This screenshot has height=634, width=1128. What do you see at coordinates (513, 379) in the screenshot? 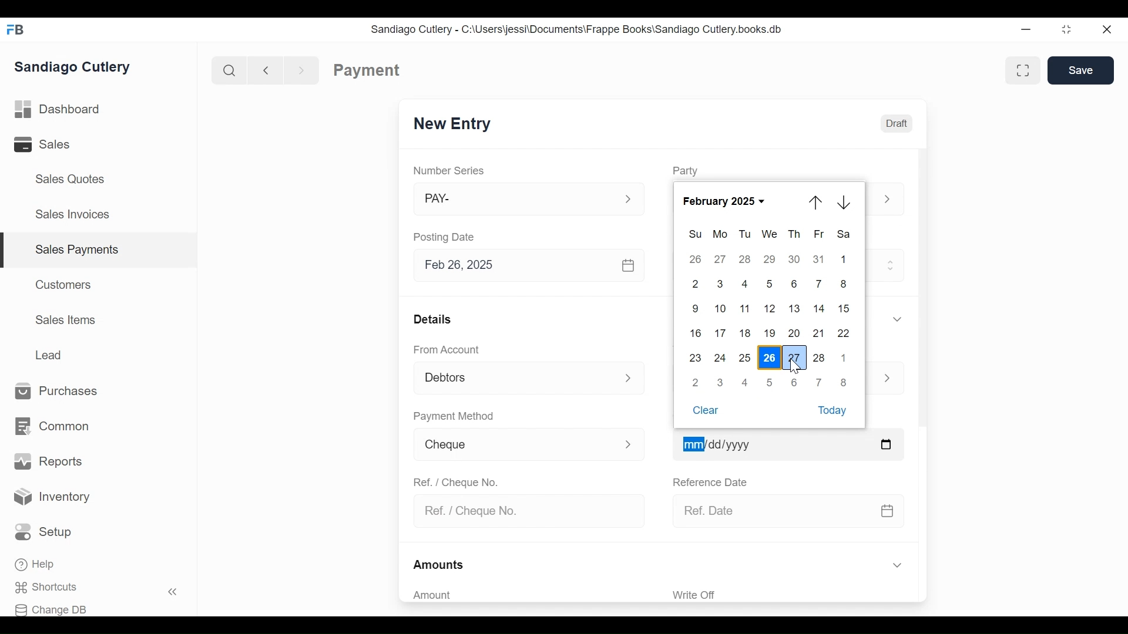
I see `Debtors` at bounding box center [513, 379].